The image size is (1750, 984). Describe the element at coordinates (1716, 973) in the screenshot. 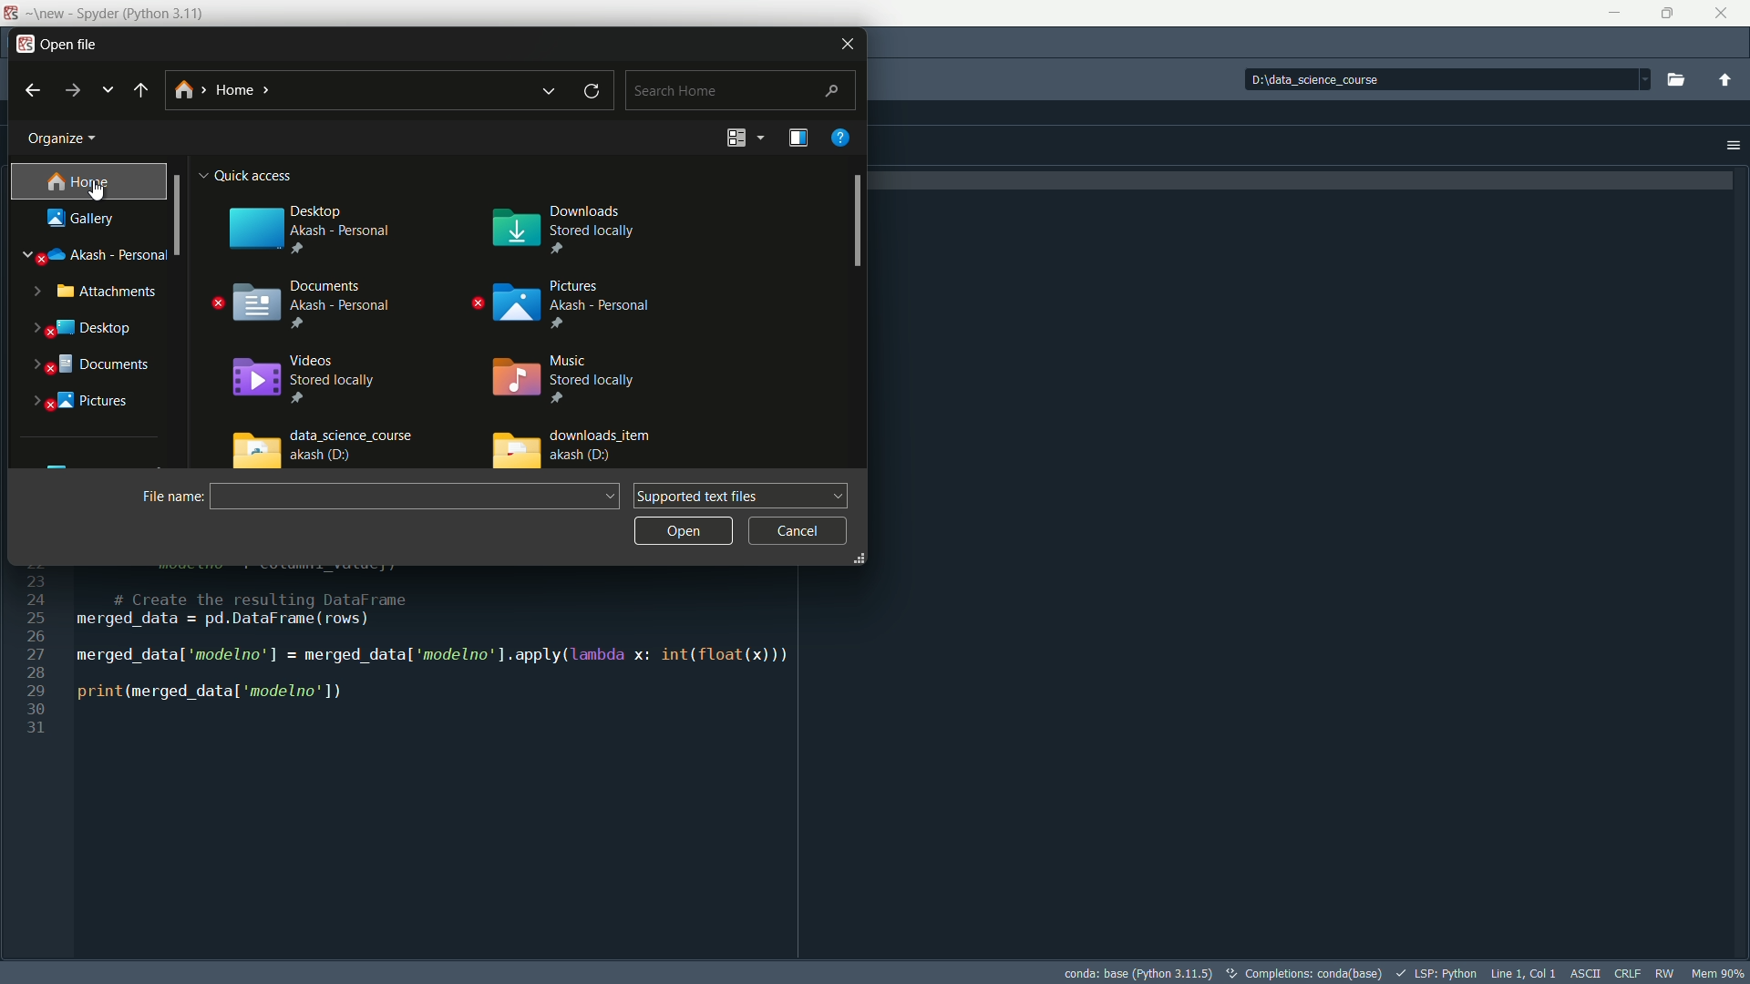

I see `memory usage` at that location.